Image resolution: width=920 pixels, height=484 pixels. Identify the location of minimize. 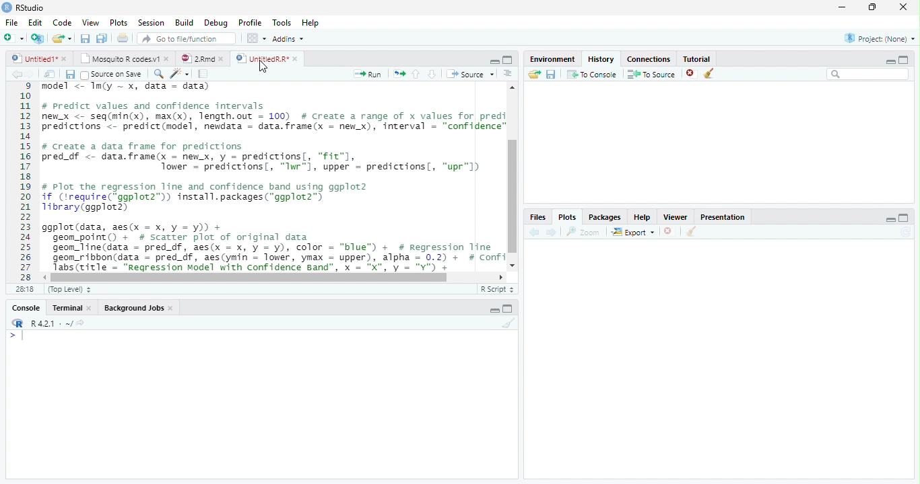
(494, 63).